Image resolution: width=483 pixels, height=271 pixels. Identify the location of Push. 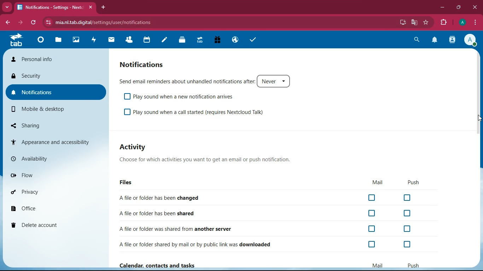
(414, 266).